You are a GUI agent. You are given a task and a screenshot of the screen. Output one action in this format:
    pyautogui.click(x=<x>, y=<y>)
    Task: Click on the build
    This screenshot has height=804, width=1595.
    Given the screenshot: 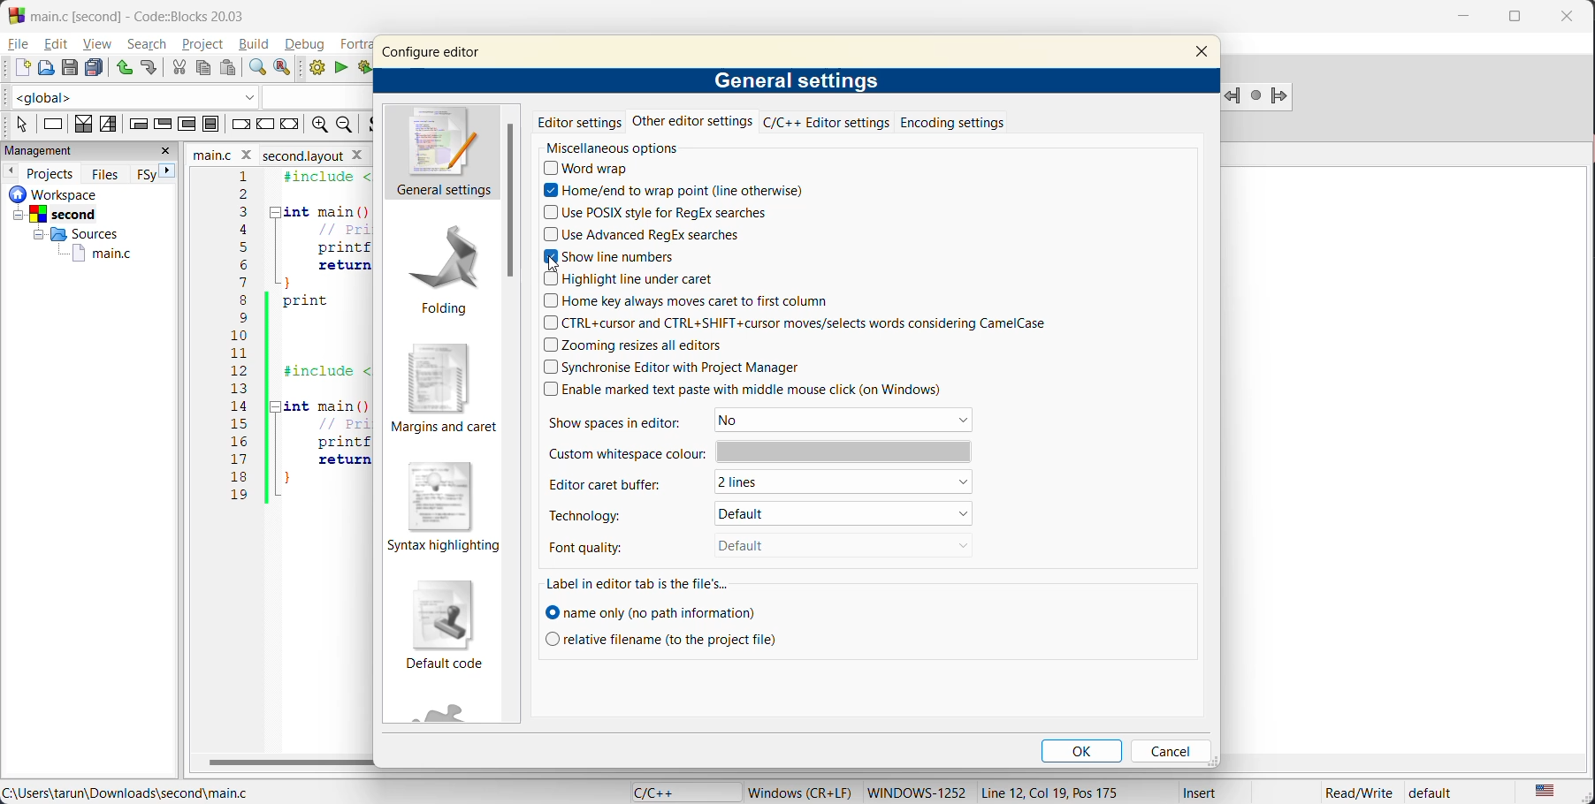 What is the action you would take?
    pyautogui.click(x=315, y=70)
    